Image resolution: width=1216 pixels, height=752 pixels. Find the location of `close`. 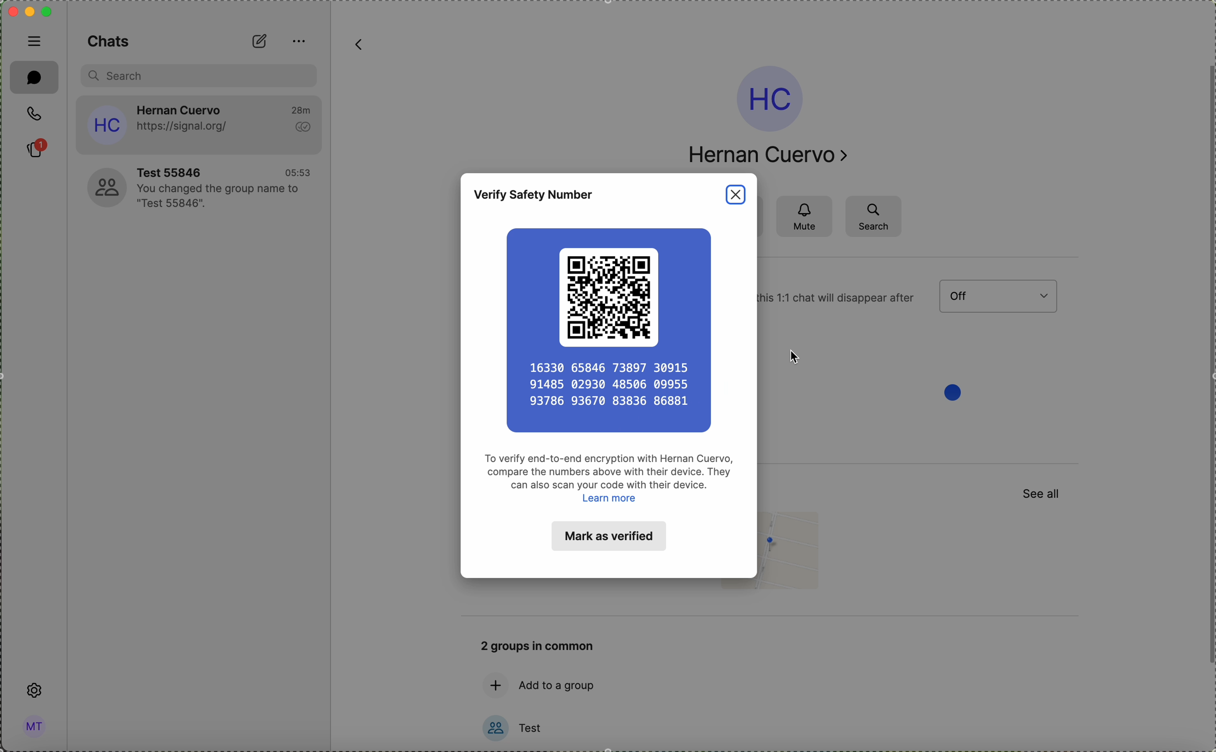

close is located at coordinates (734, 195).